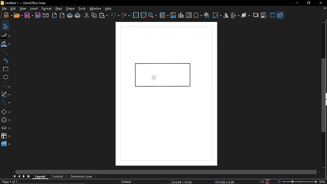  What do you see at coordinates (269, 181) in the screenshot?
I see `save` at bounding box center [269, 181].